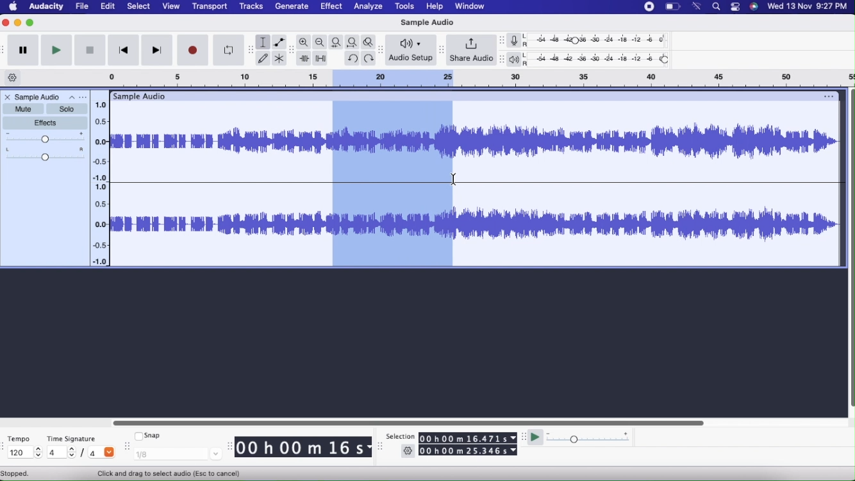  What do you see at coordinates (101, 137) in the screenshot?
I see `audio level` at bounding box center [101, 137].